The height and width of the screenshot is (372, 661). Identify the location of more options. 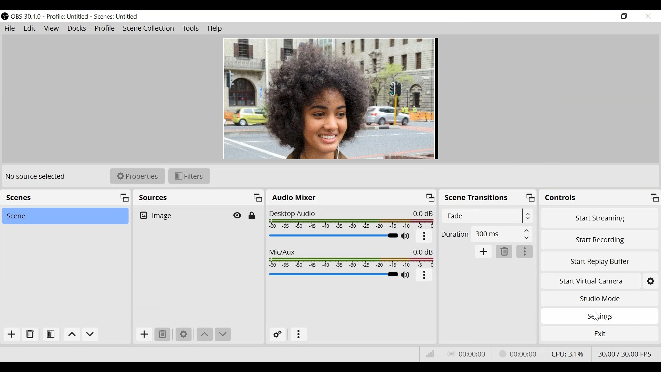
(525, 251).